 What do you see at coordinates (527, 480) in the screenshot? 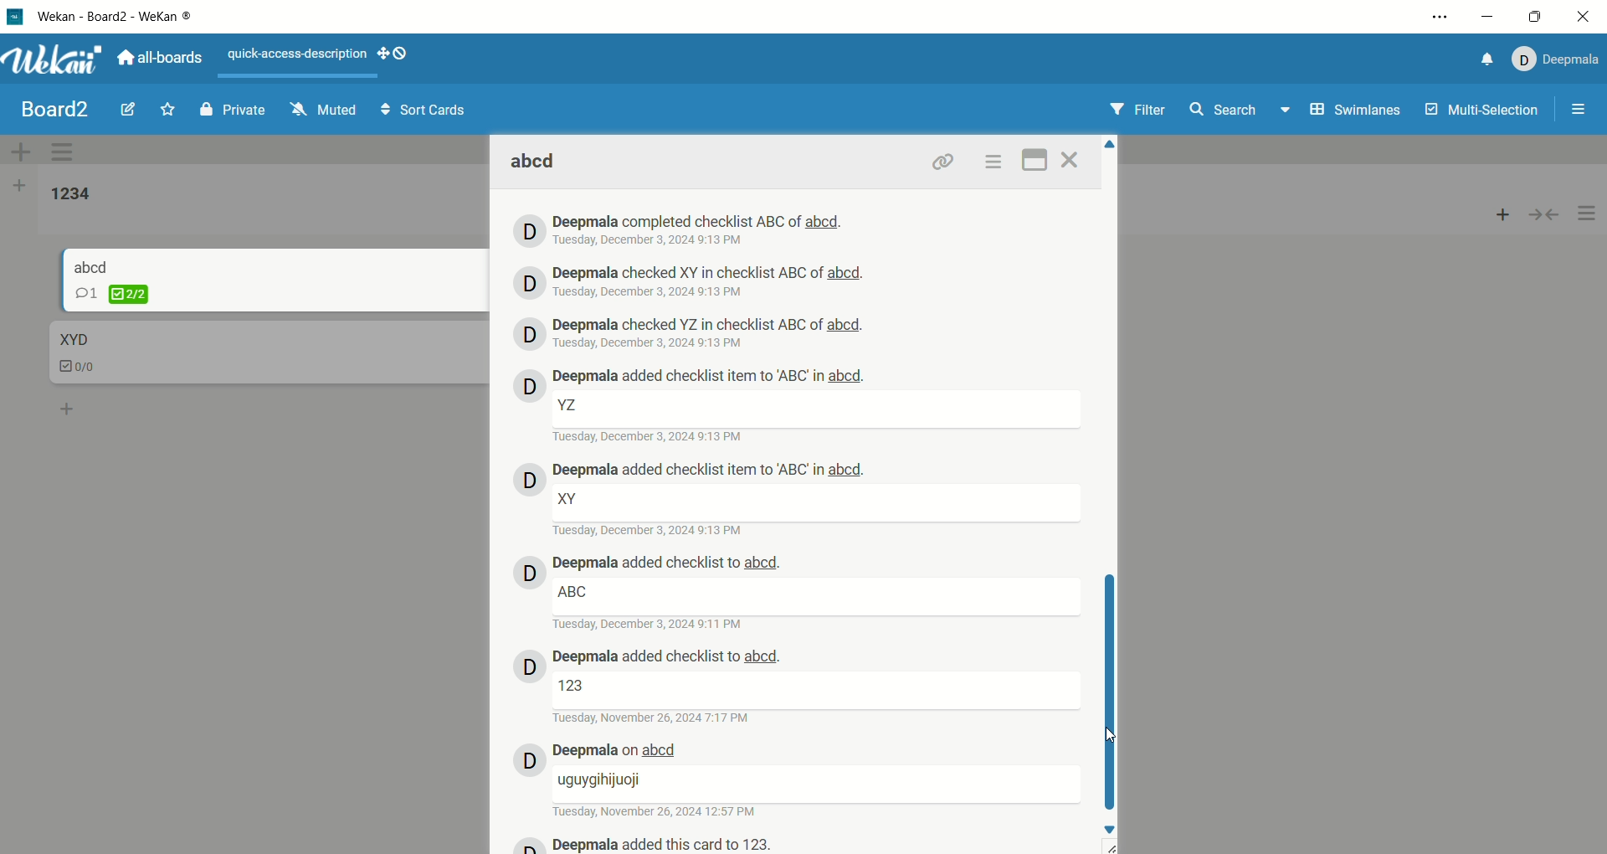
I see `avatar` at bounding box center [527, 480].